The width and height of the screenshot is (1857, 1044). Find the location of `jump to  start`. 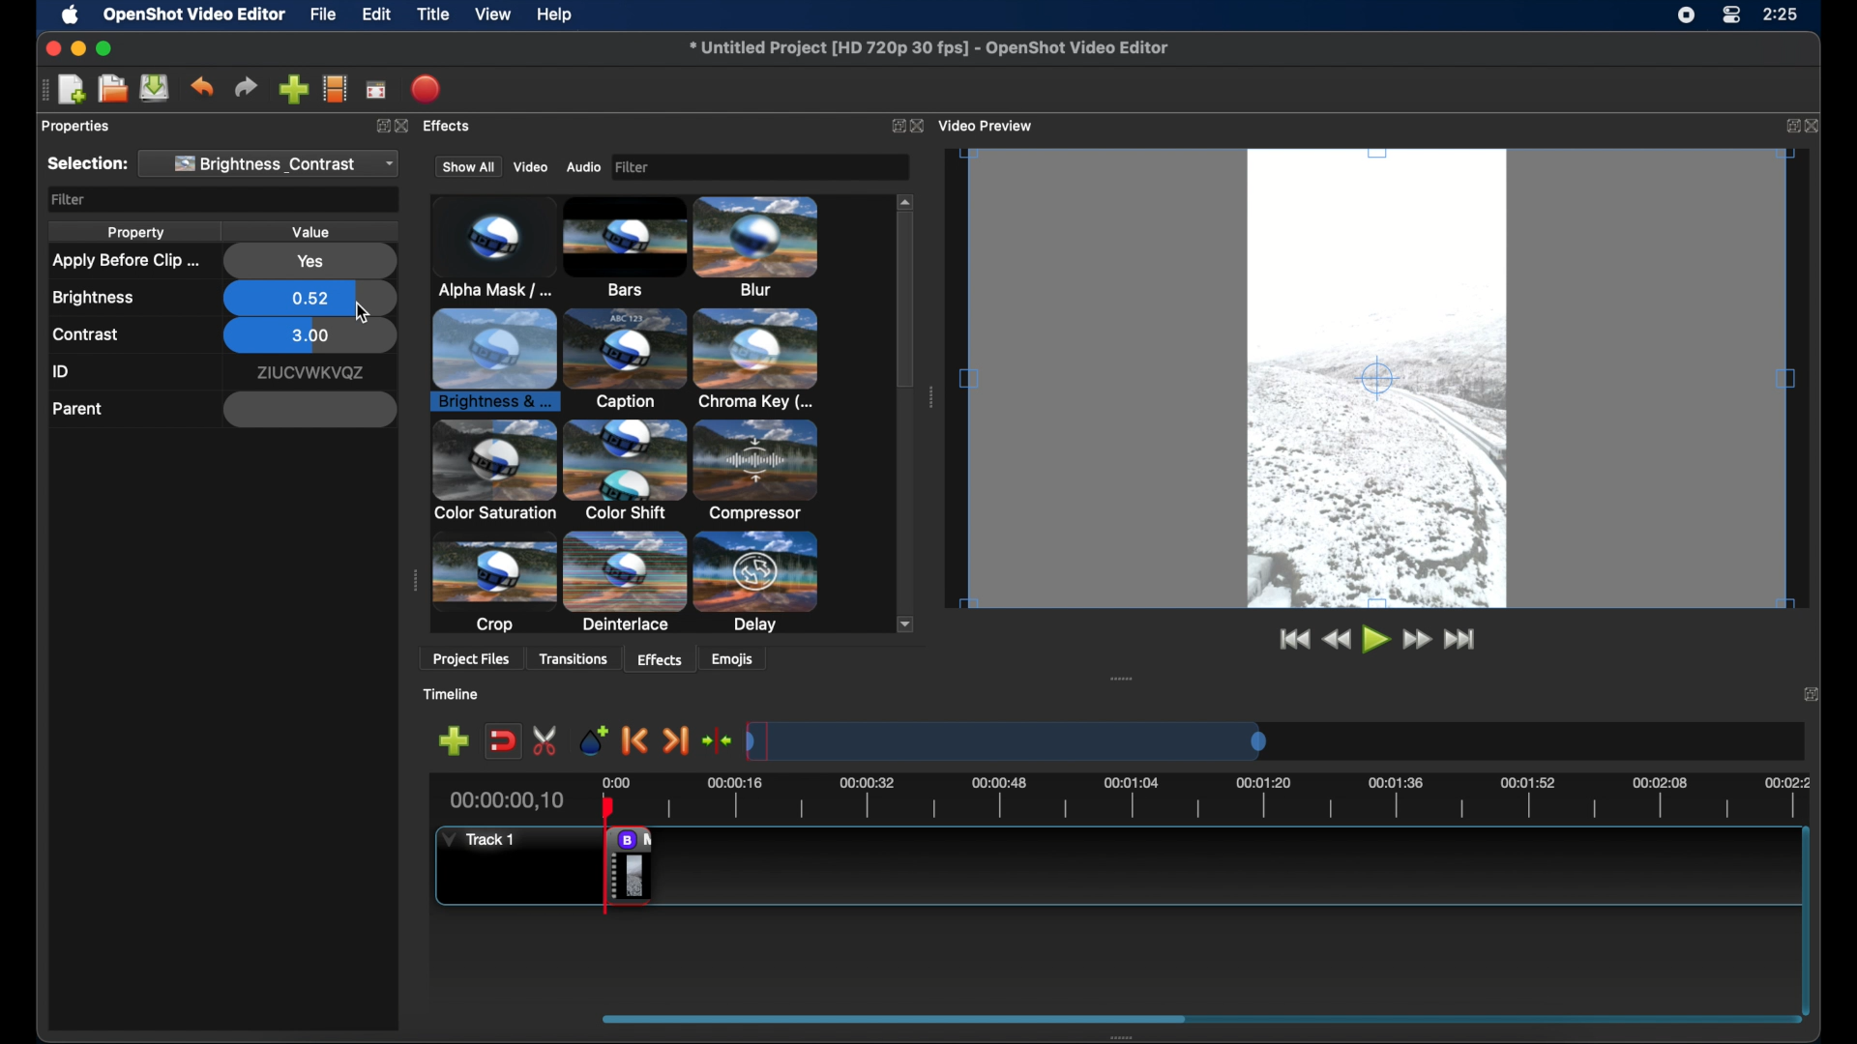

jump to  start is located at coordinates (1294, 641).